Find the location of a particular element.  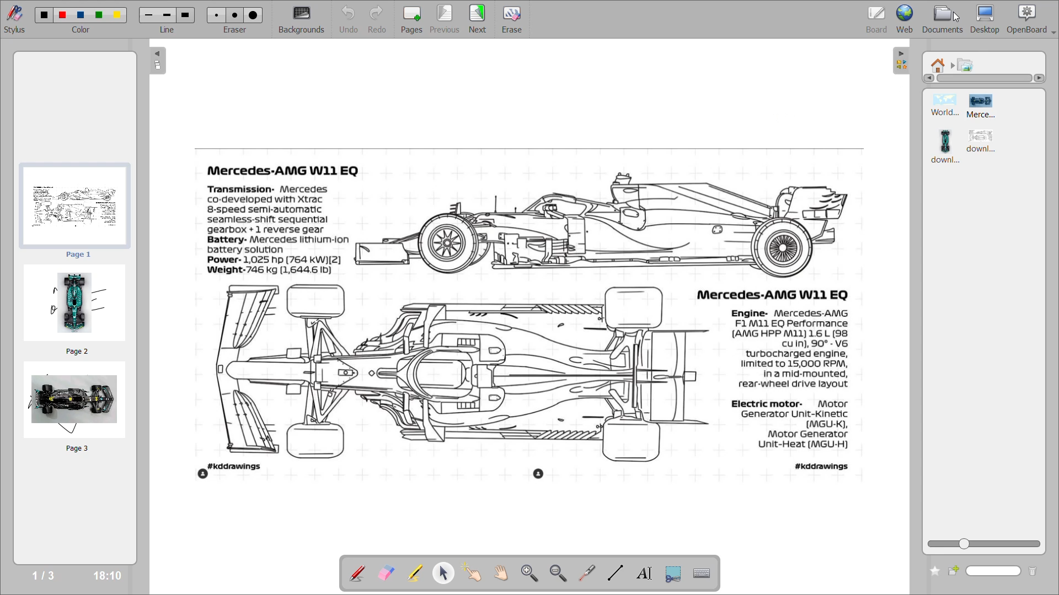

world map image is located at coordinates (945, 105).